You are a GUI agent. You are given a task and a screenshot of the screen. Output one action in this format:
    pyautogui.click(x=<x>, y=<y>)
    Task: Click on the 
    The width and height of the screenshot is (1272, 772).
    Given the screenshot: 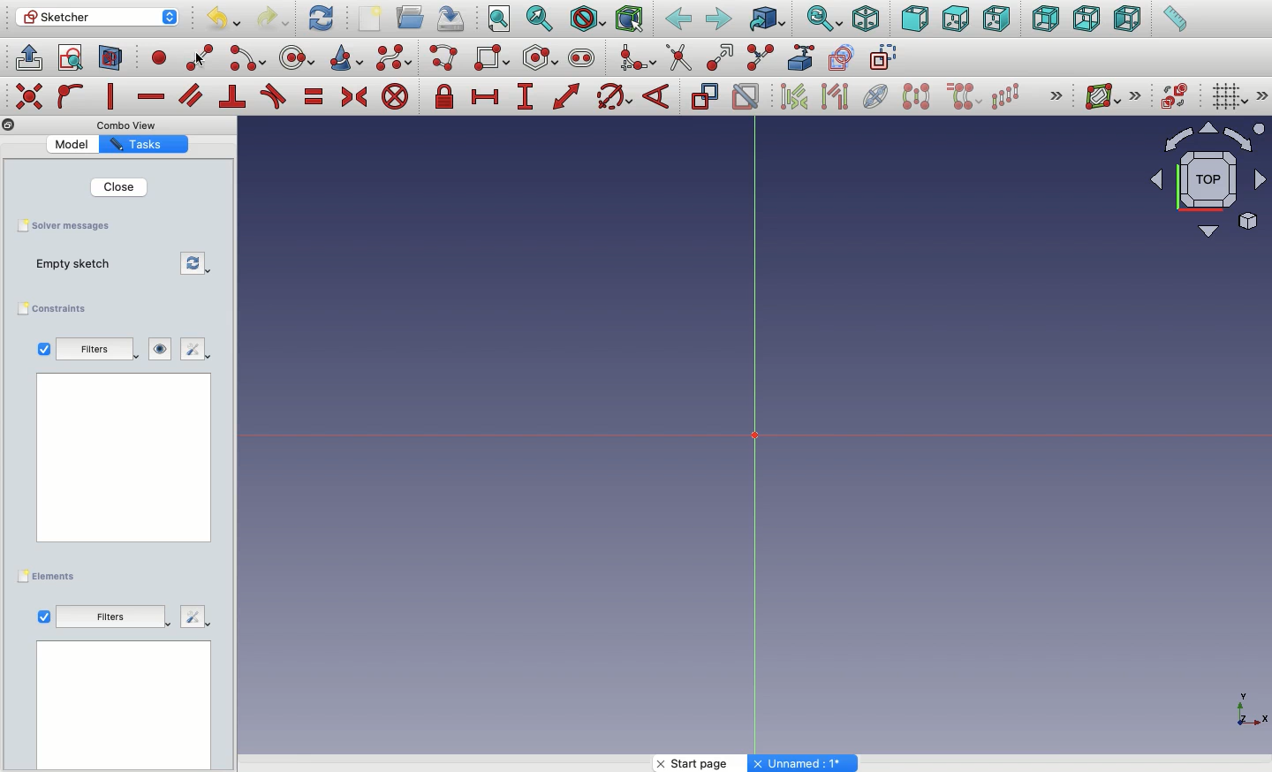 What is the action you would take?
    pyautogui.click(x=1053, y=95)
    